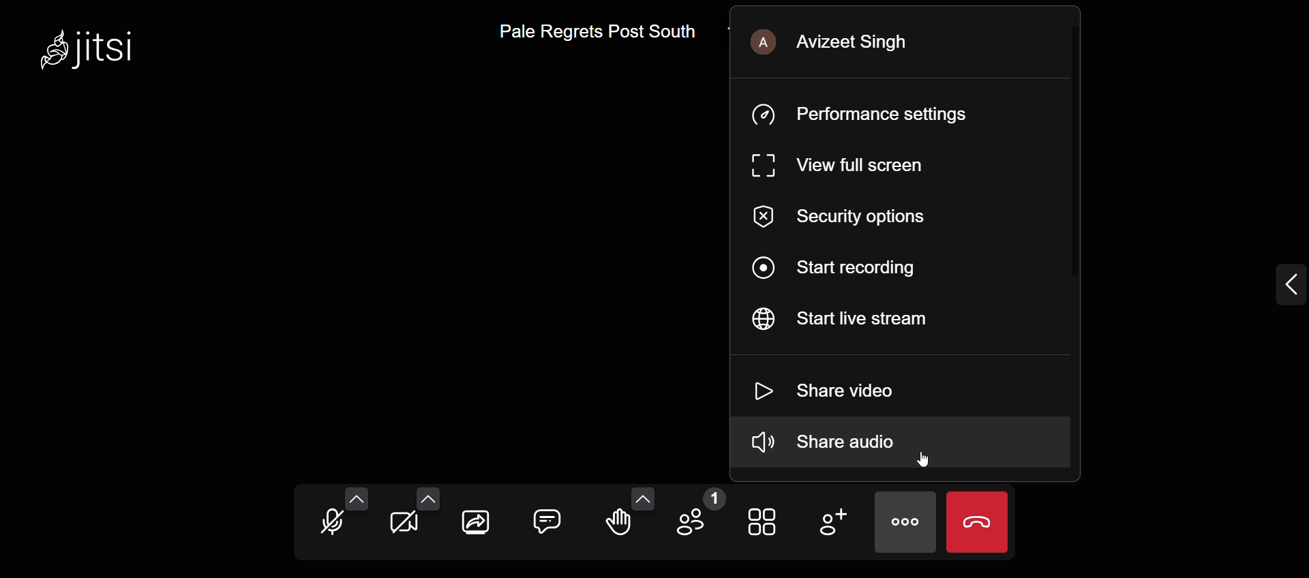 The height and width of the screenshot is (578, 1309). Describe the element at coordinates (979, 522) in the screenshot. I see `end call` at that location.